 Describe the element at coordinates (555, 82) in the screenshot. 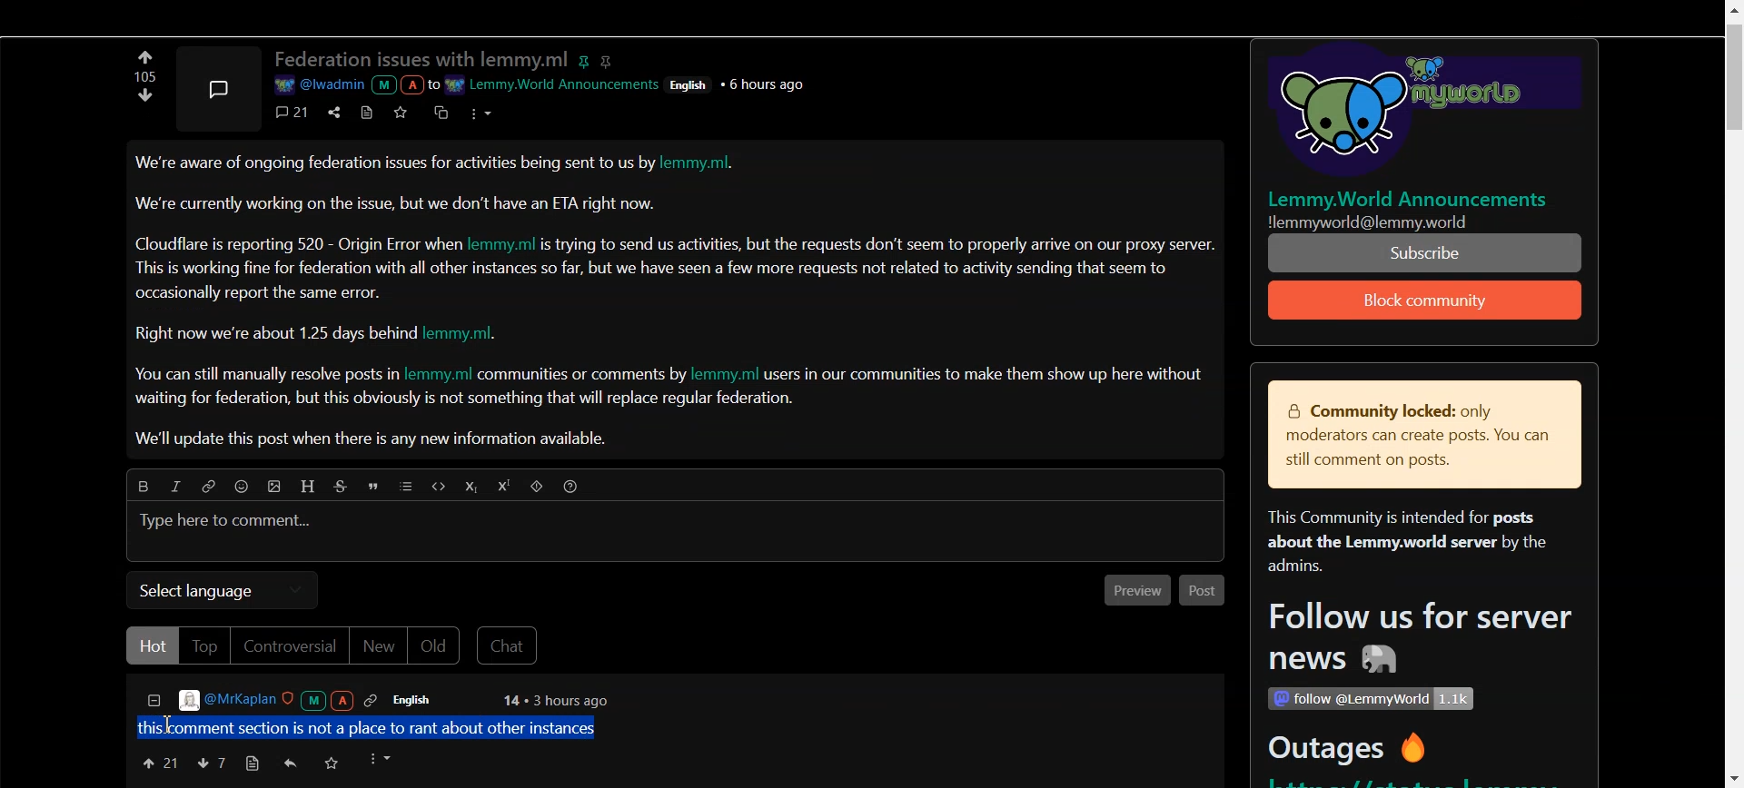

I see `wr Lemmy.World Announcement:` at that location.